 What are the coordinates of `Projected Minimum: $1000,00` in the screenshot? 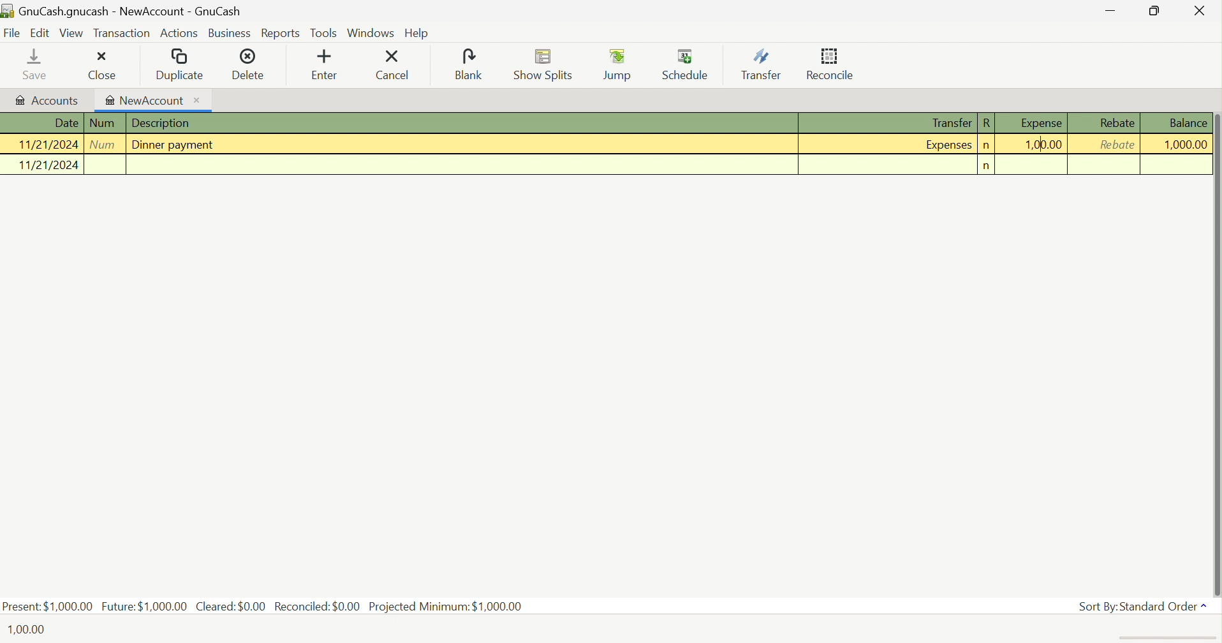 It's located at (445, 606).